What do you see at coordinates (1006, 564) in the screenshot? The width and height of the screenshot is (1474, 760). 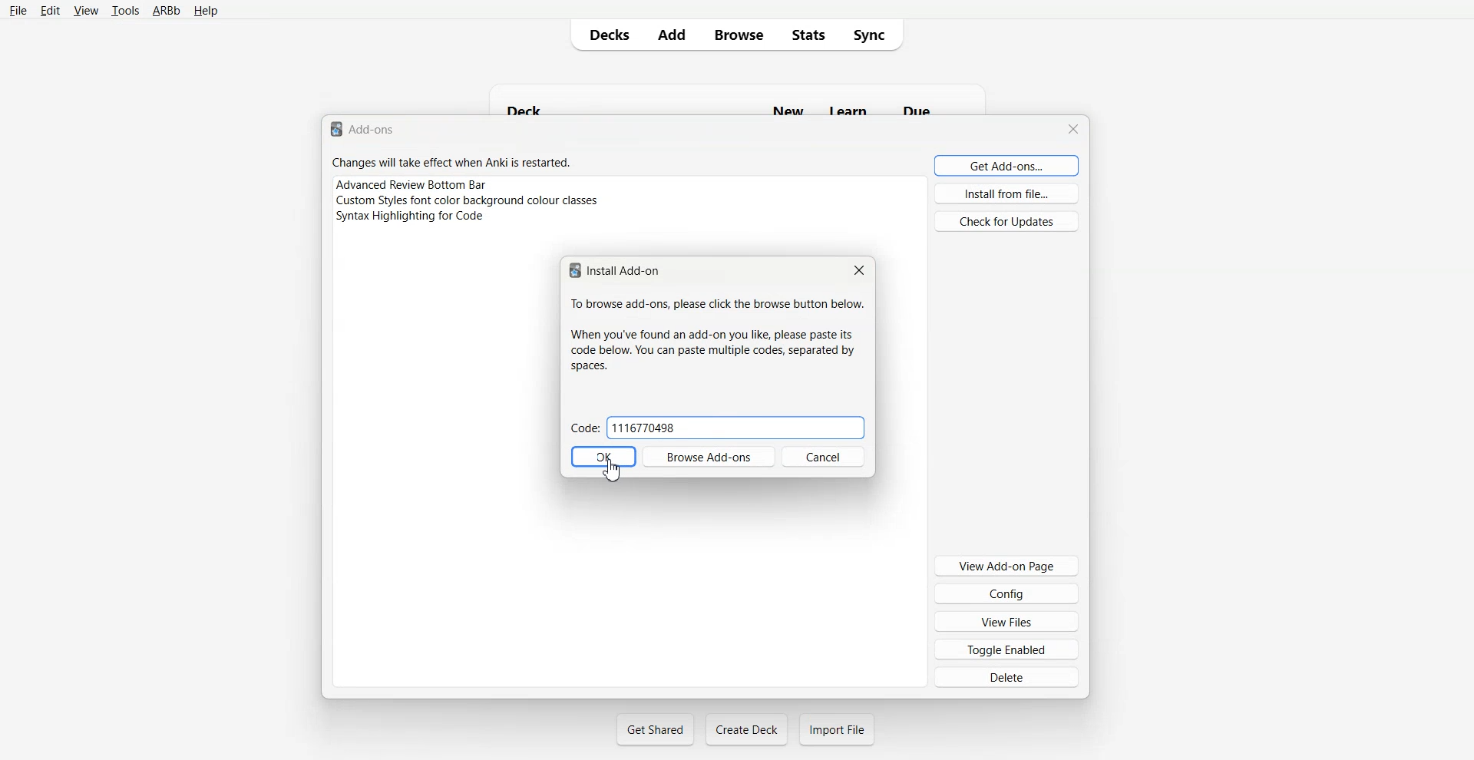 I see `View Add-on Page` at bounding box center [1006, 564].